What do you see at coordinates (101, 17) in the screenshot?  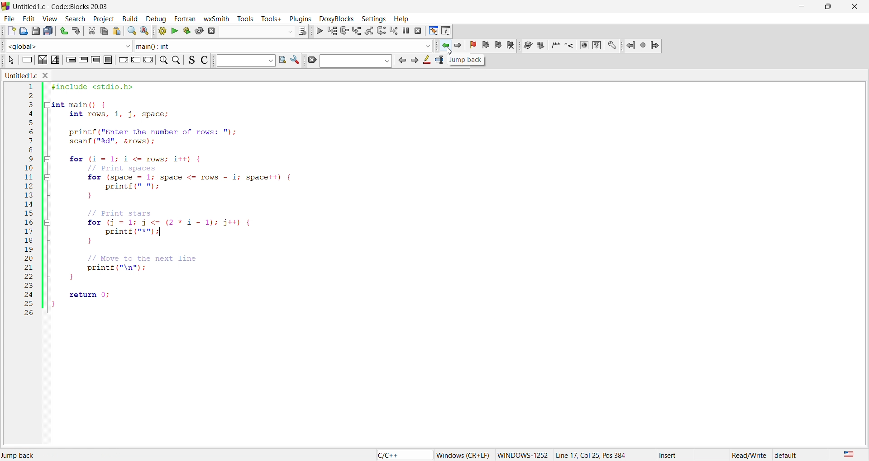 I see `project` at bounding box center [101, 17].